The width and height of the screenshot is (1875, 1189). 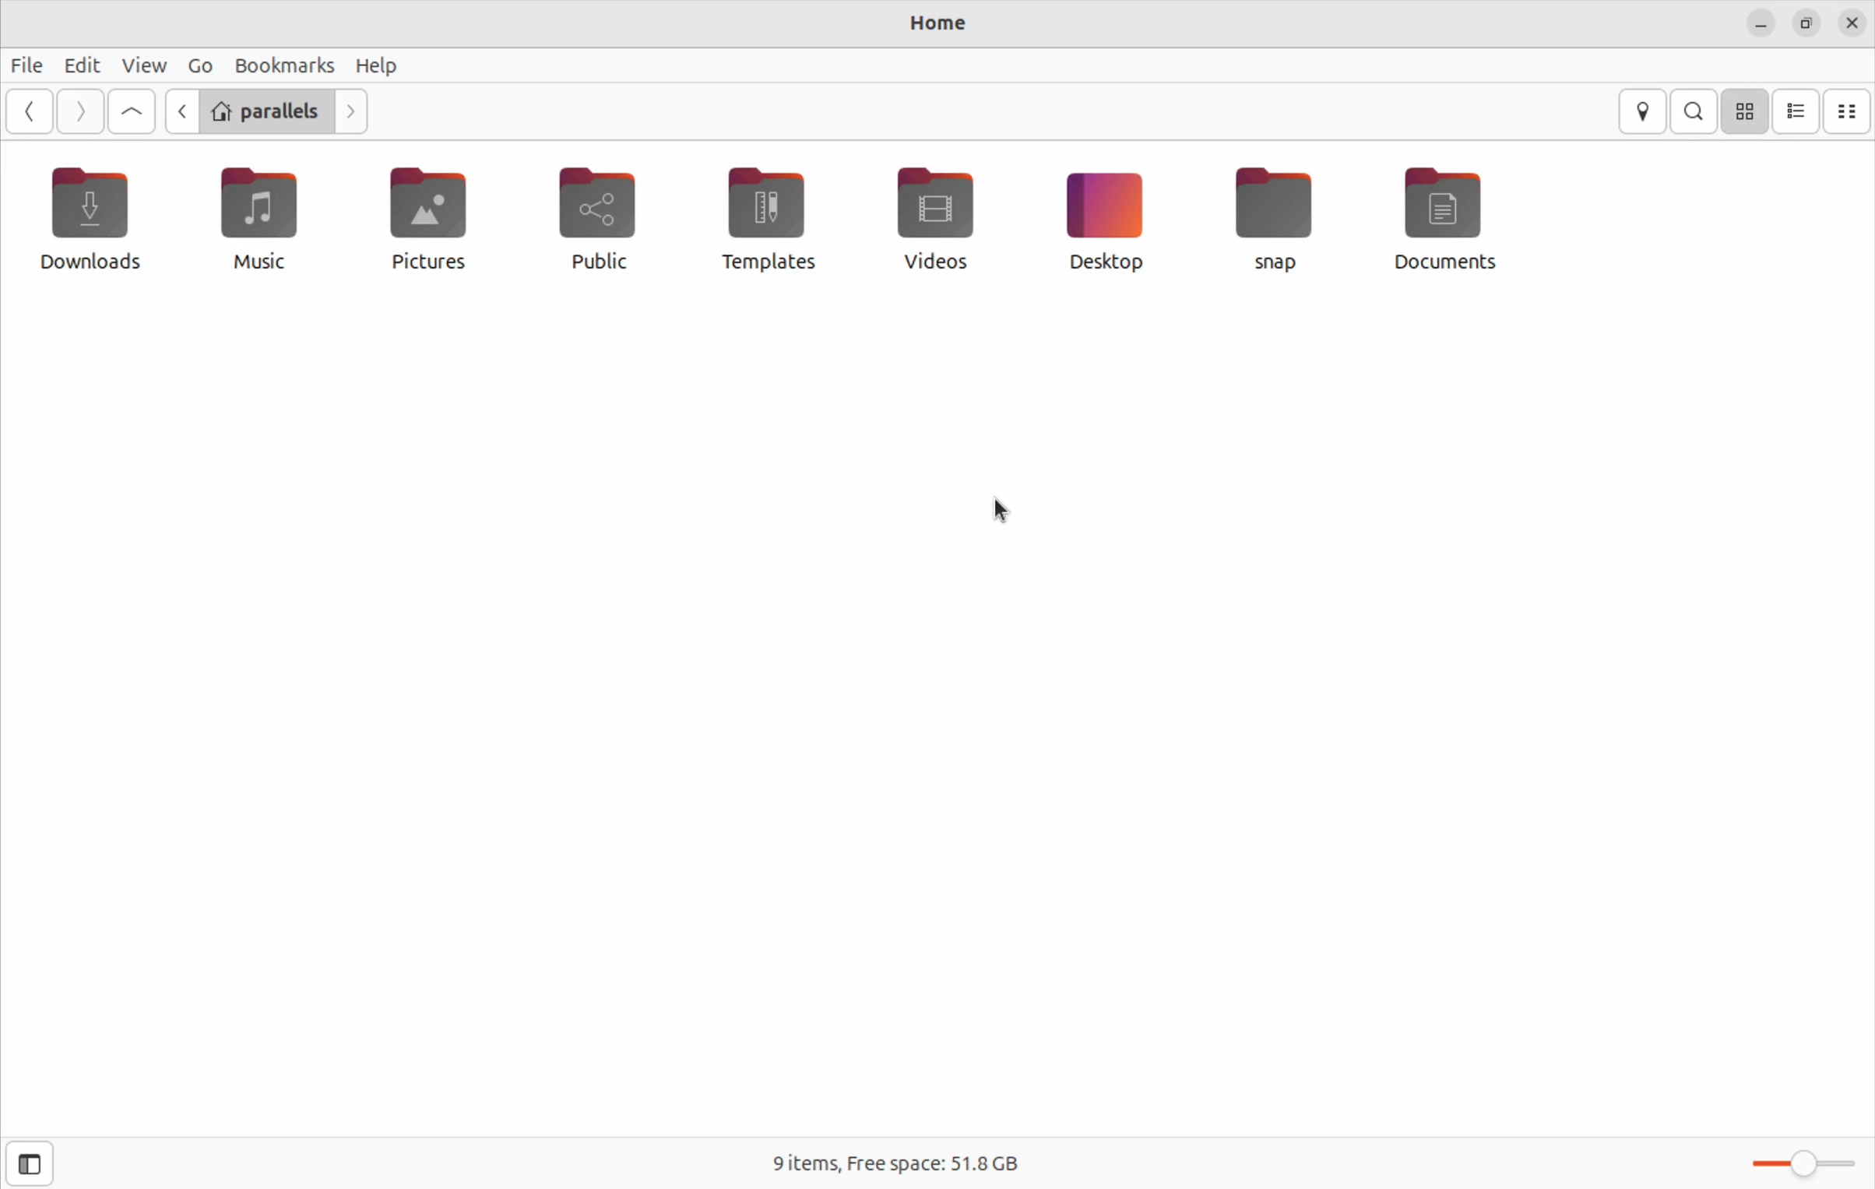 I want to click on compact size, so click(x=1849, y=111).